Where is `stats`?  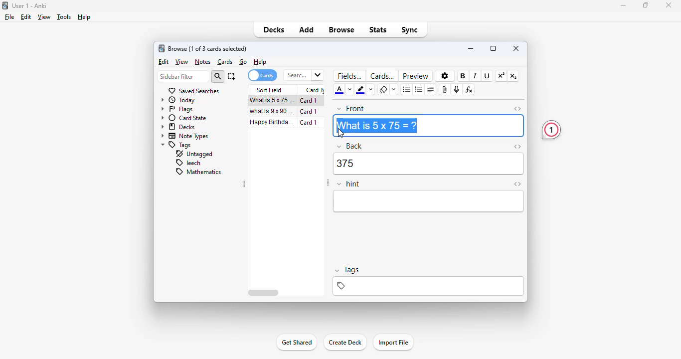
stats is located at coordinates (378, 30).